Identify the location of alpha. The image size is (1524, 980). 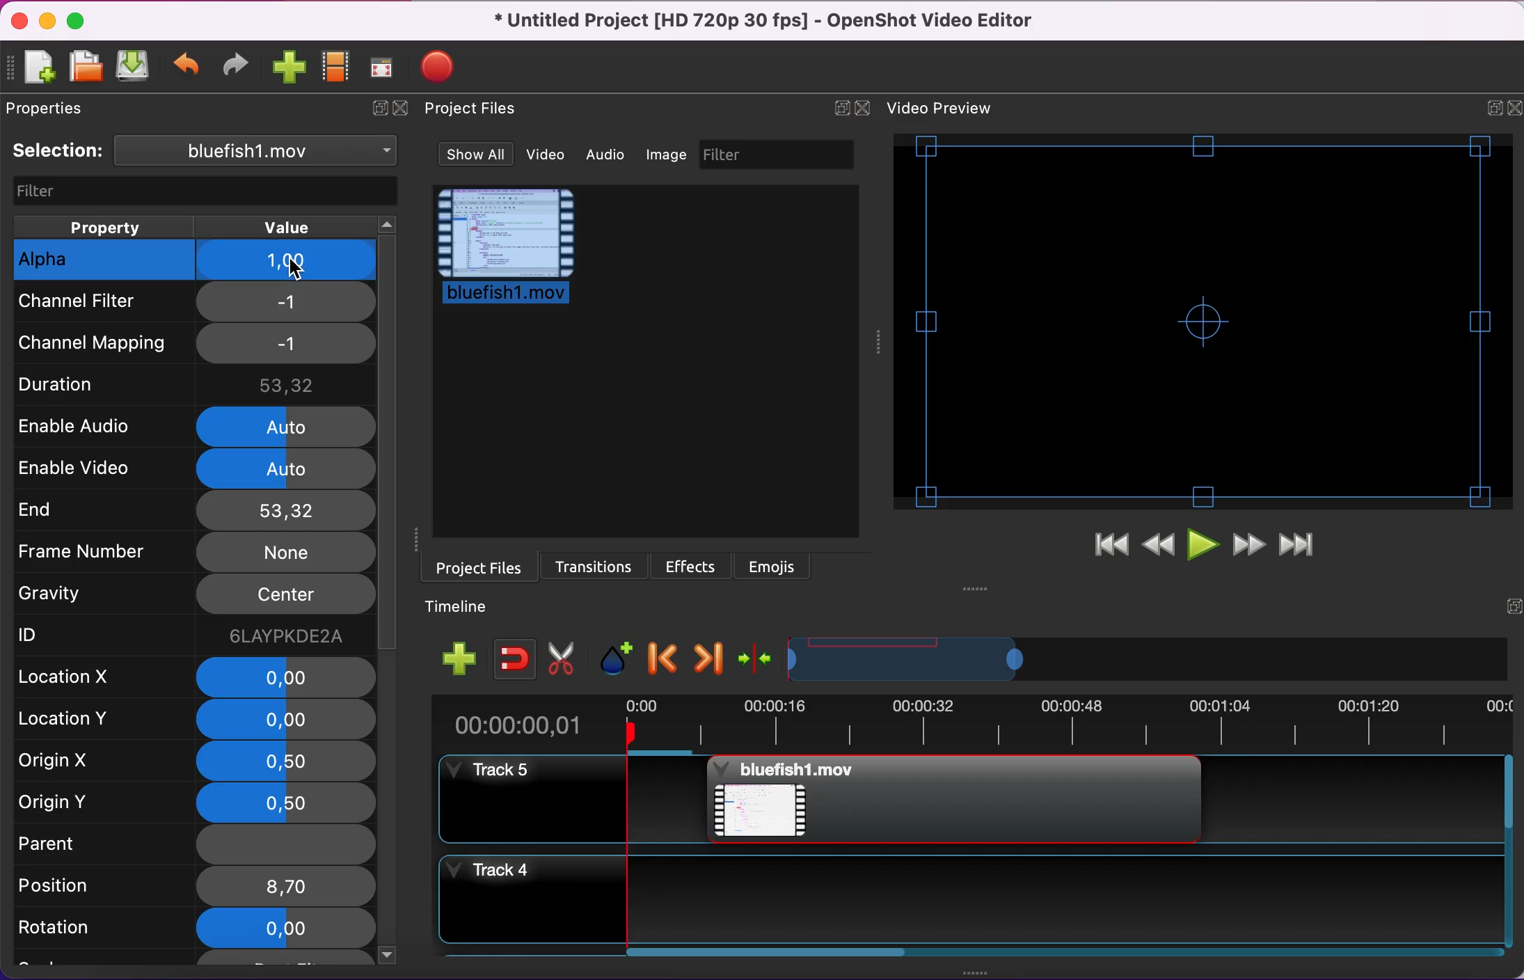
(104, 260).